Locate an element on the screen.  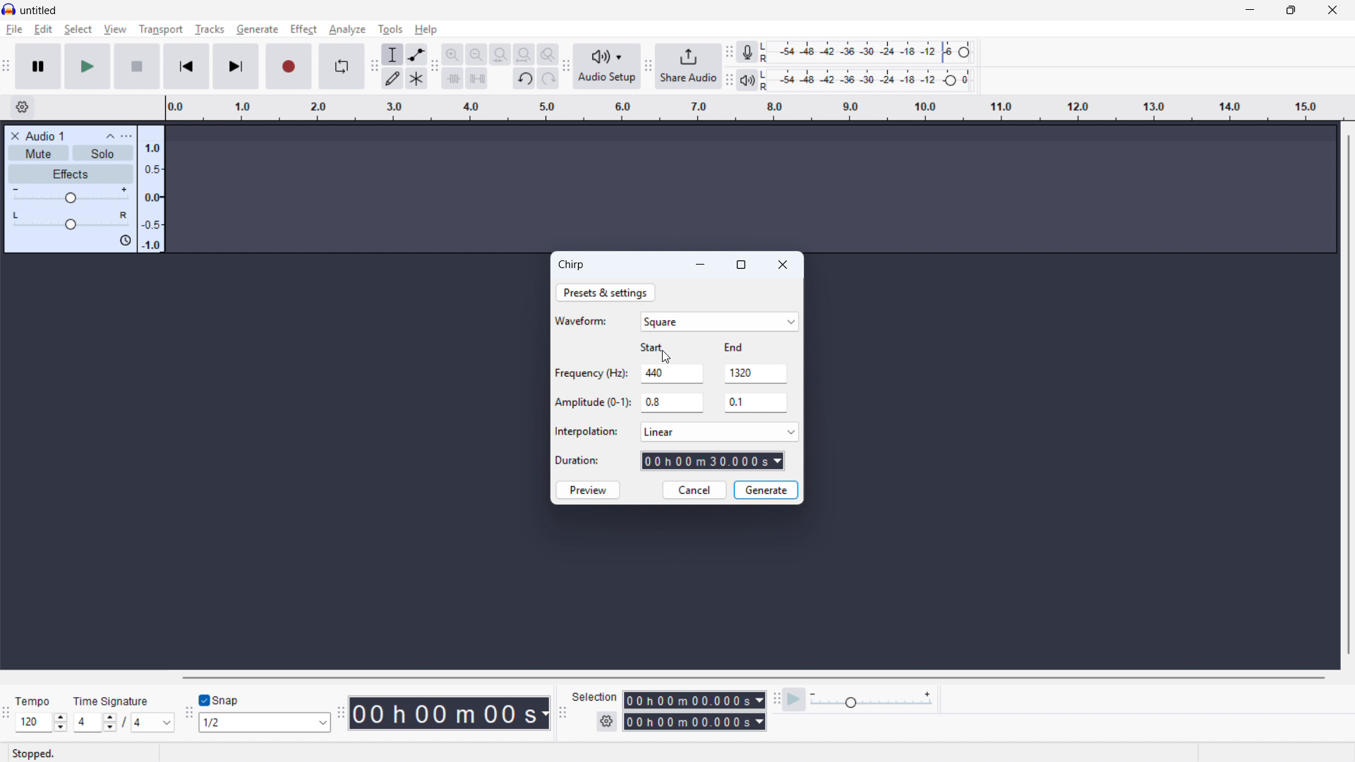
Status: stopped is located at coordinates (36, 753).